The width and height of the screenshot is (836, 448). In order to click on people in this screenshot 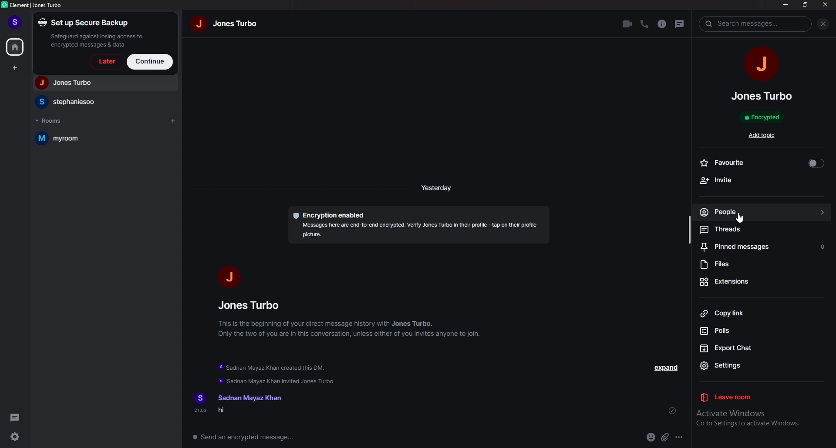, I will do `click(252, 305)`.